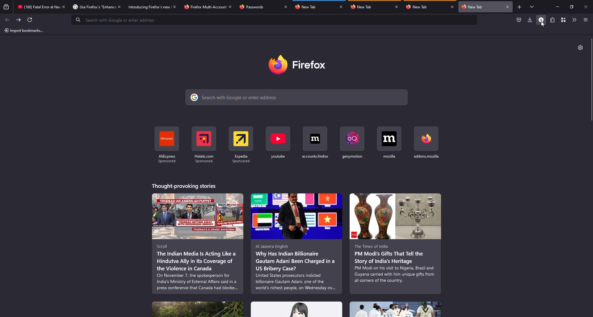 Image resolution: width=593 pixels, height=317 pixels. I want to click on shortcut, so click(167, 144).